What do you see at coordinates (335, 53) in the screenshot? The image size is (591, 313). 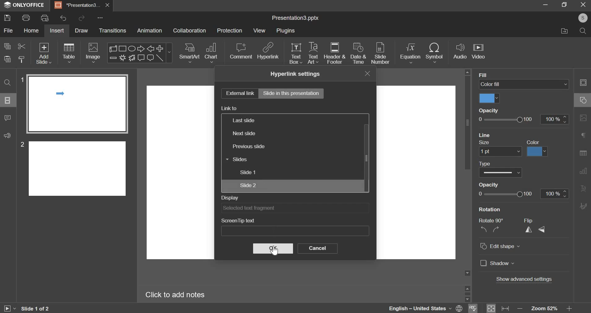 I see `header & footer` at bounding box center [335, 53].